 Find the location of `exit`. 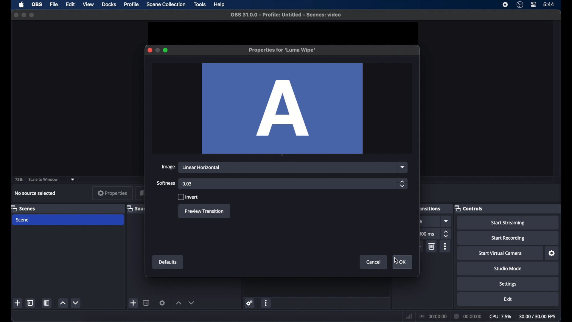

exit is located at coordinates (509, 299).